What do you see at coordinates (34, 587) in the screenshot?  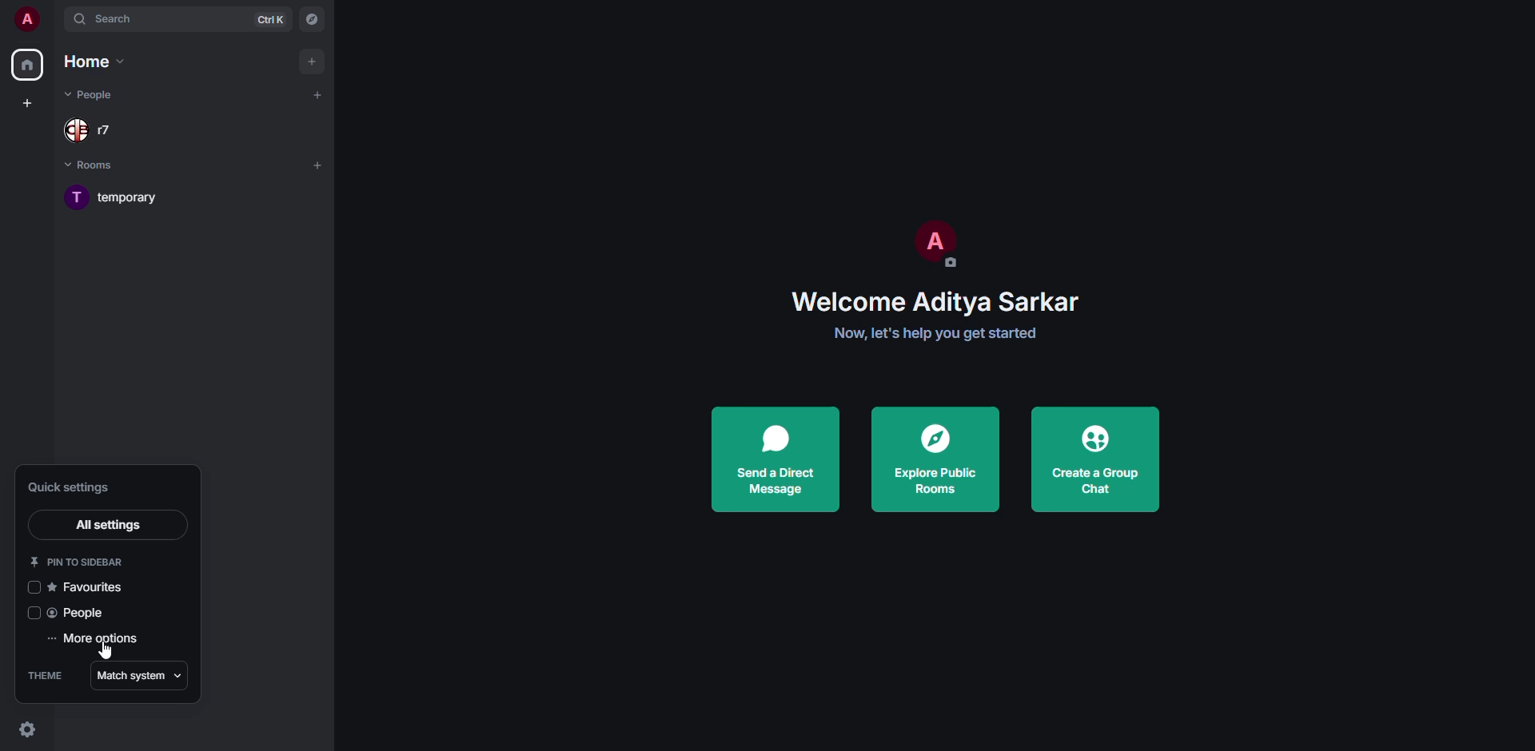 I see `click to enable` at bounding box center [34, 587].